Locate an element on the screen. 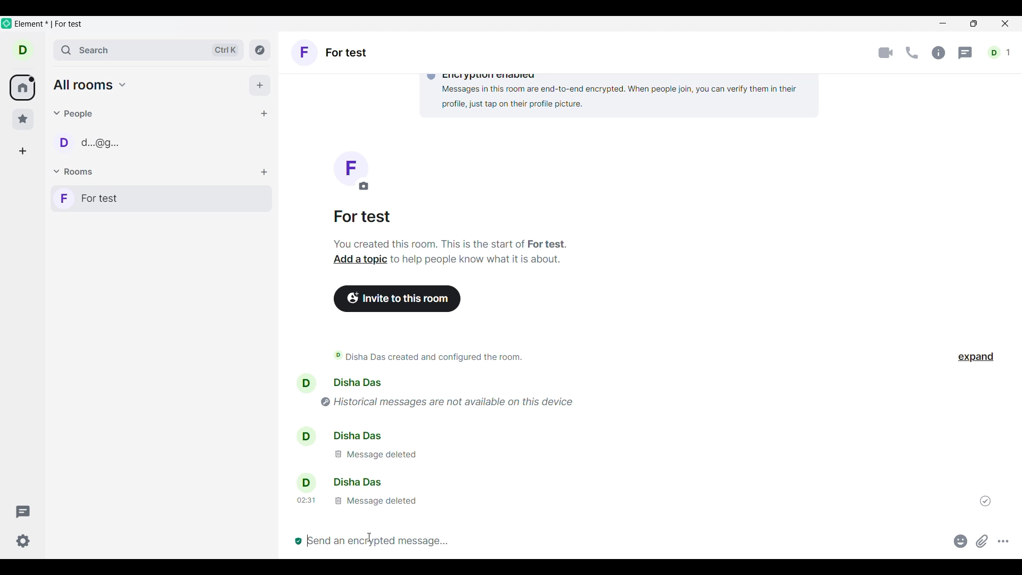 The width and height of the screenshot is (1022, 575). f is located at coordinates (350, 171).